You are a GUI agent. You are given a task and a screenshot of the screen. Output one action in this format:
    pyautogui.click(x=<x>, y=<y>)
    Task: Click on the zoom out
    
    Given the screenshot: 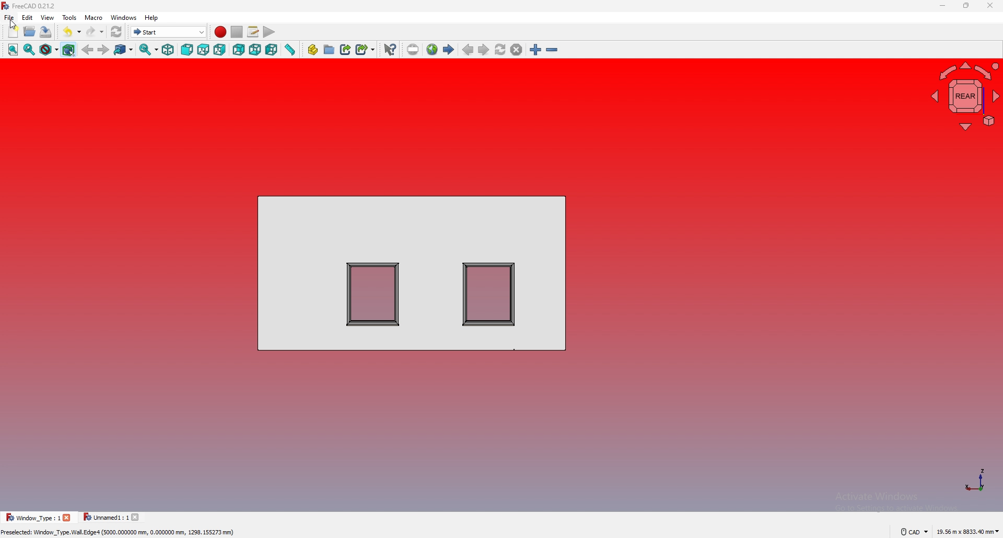 What is the action you would take?
    pyautogui.click(x=552, y=50)
    